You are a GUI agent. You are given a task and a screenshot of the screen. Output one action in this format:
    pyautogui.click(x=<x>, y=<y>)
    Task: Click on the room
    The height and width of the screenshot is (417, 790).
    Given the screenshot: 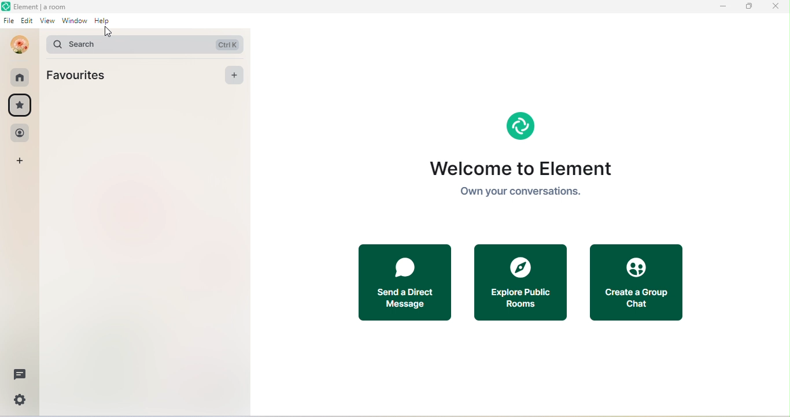 What is the action you would take?
    pyautogui.click(x=21, y=78)
    